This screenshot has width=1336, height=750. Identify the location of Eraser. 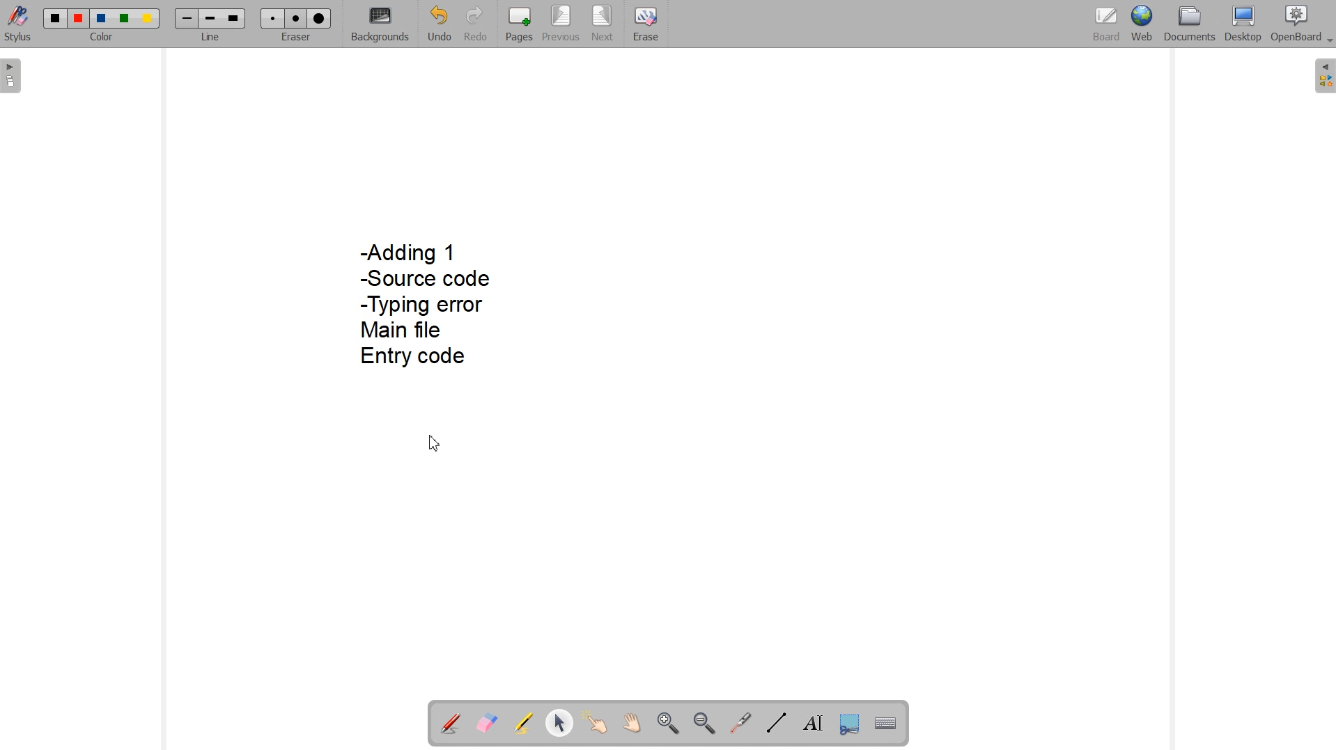
(295, 38).